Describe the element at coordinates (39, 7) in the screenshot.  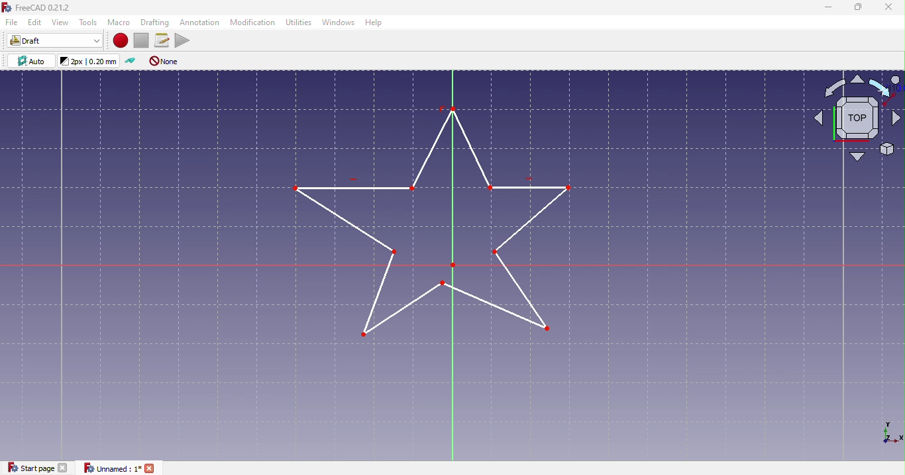
I see `FreeCAD 0212` at that location.